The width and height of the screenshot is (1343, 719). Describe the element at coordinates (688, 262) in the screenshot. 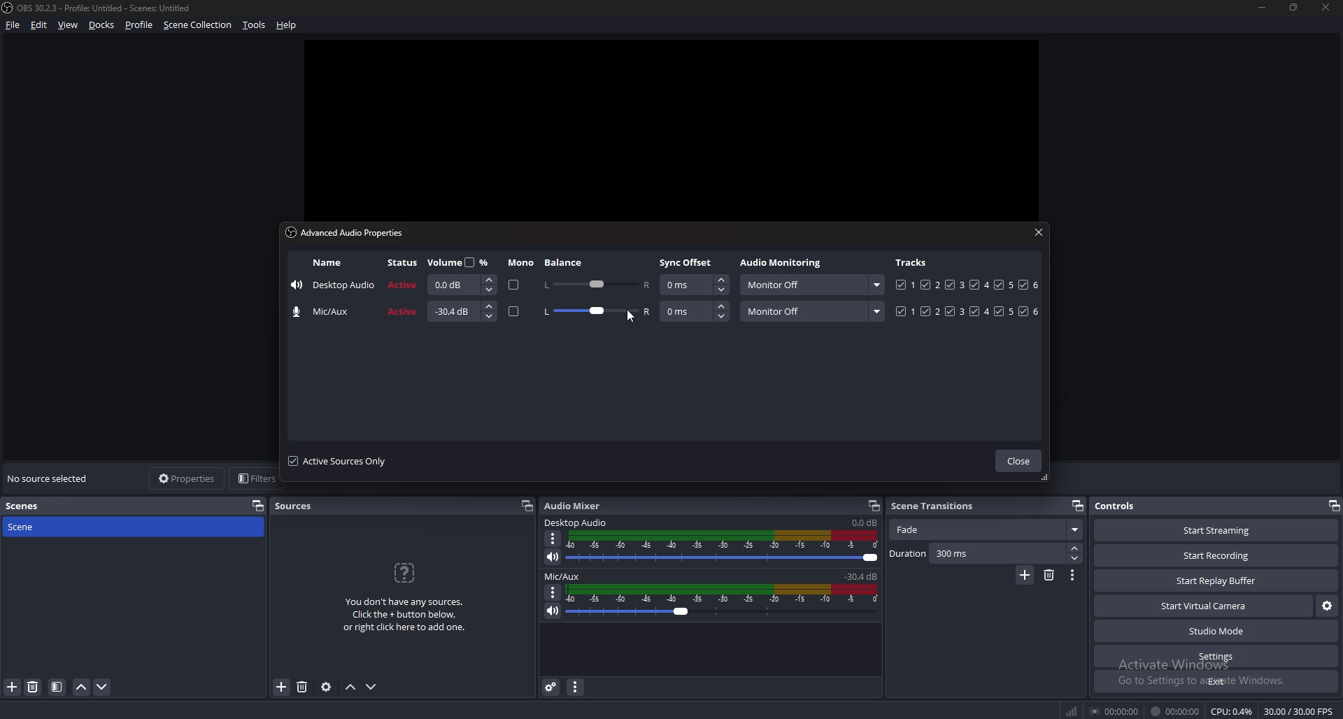

I see `sync offset` at that location.